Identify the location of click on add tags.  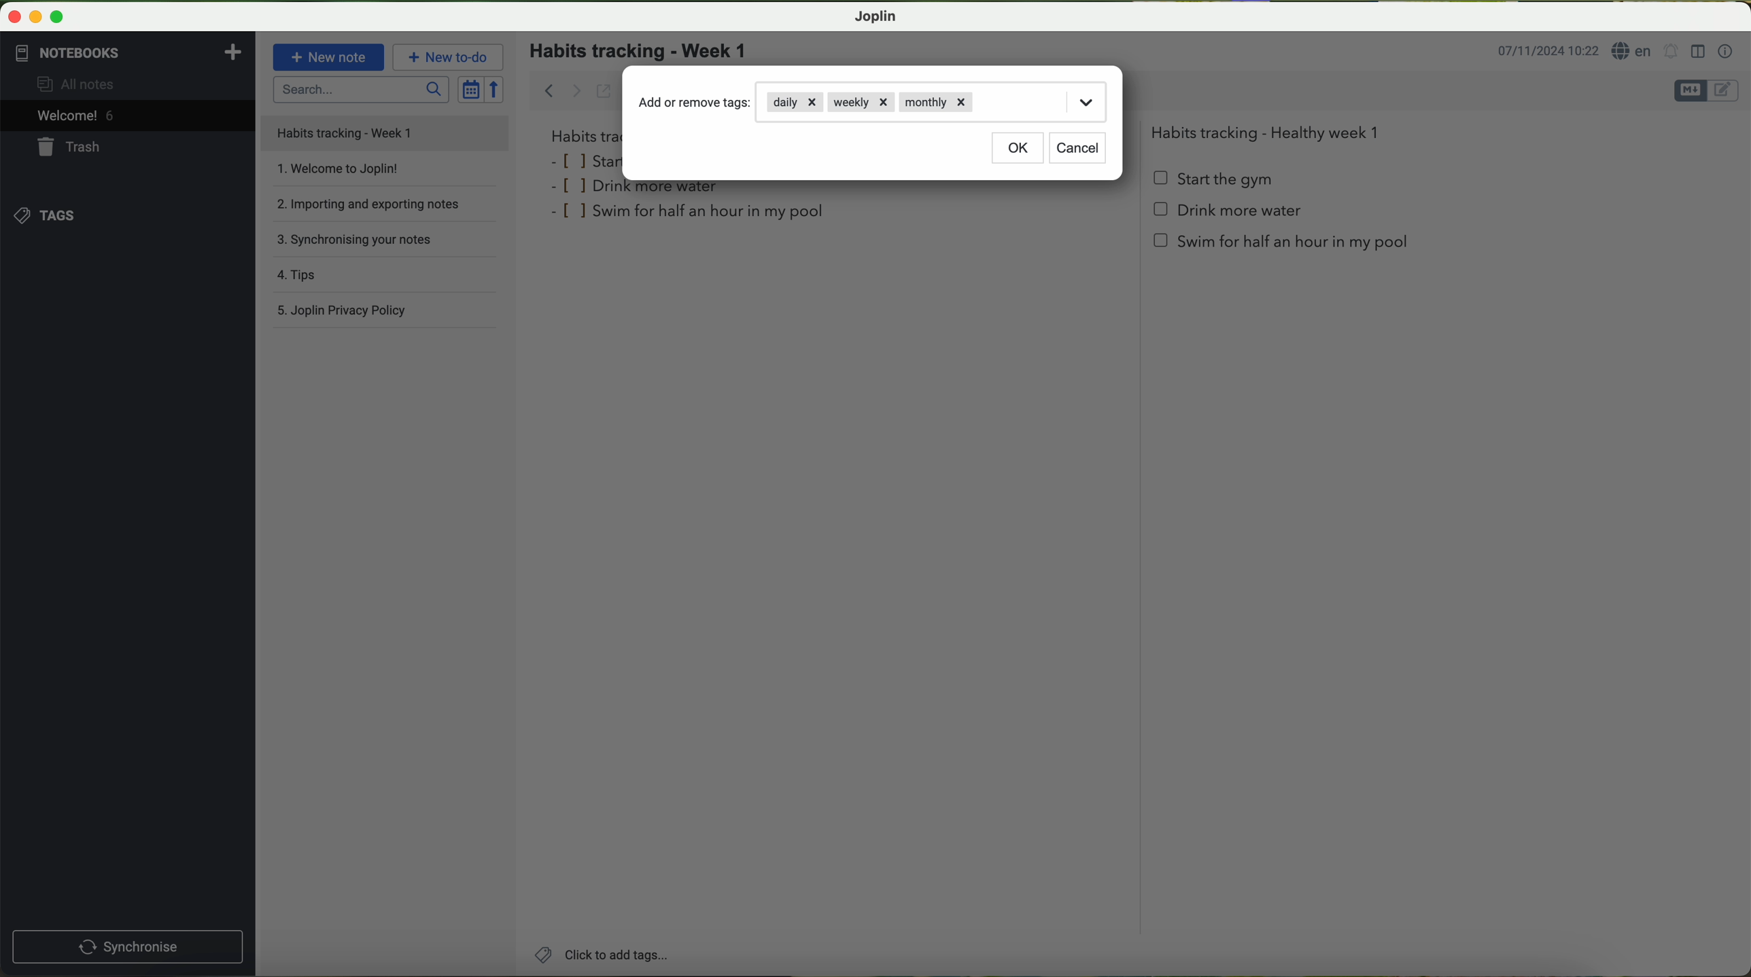
(599, 953).